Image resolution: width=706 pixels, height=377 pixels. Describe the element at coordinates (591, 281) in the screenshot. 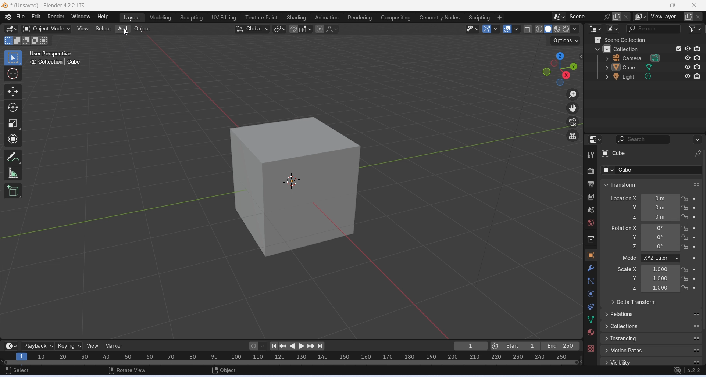

I see `Particles` at that location.